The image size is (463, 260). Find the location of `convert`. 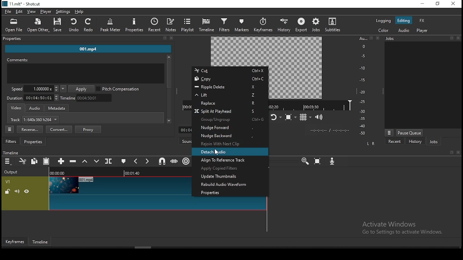

convert is located at coordinates (59, 129).